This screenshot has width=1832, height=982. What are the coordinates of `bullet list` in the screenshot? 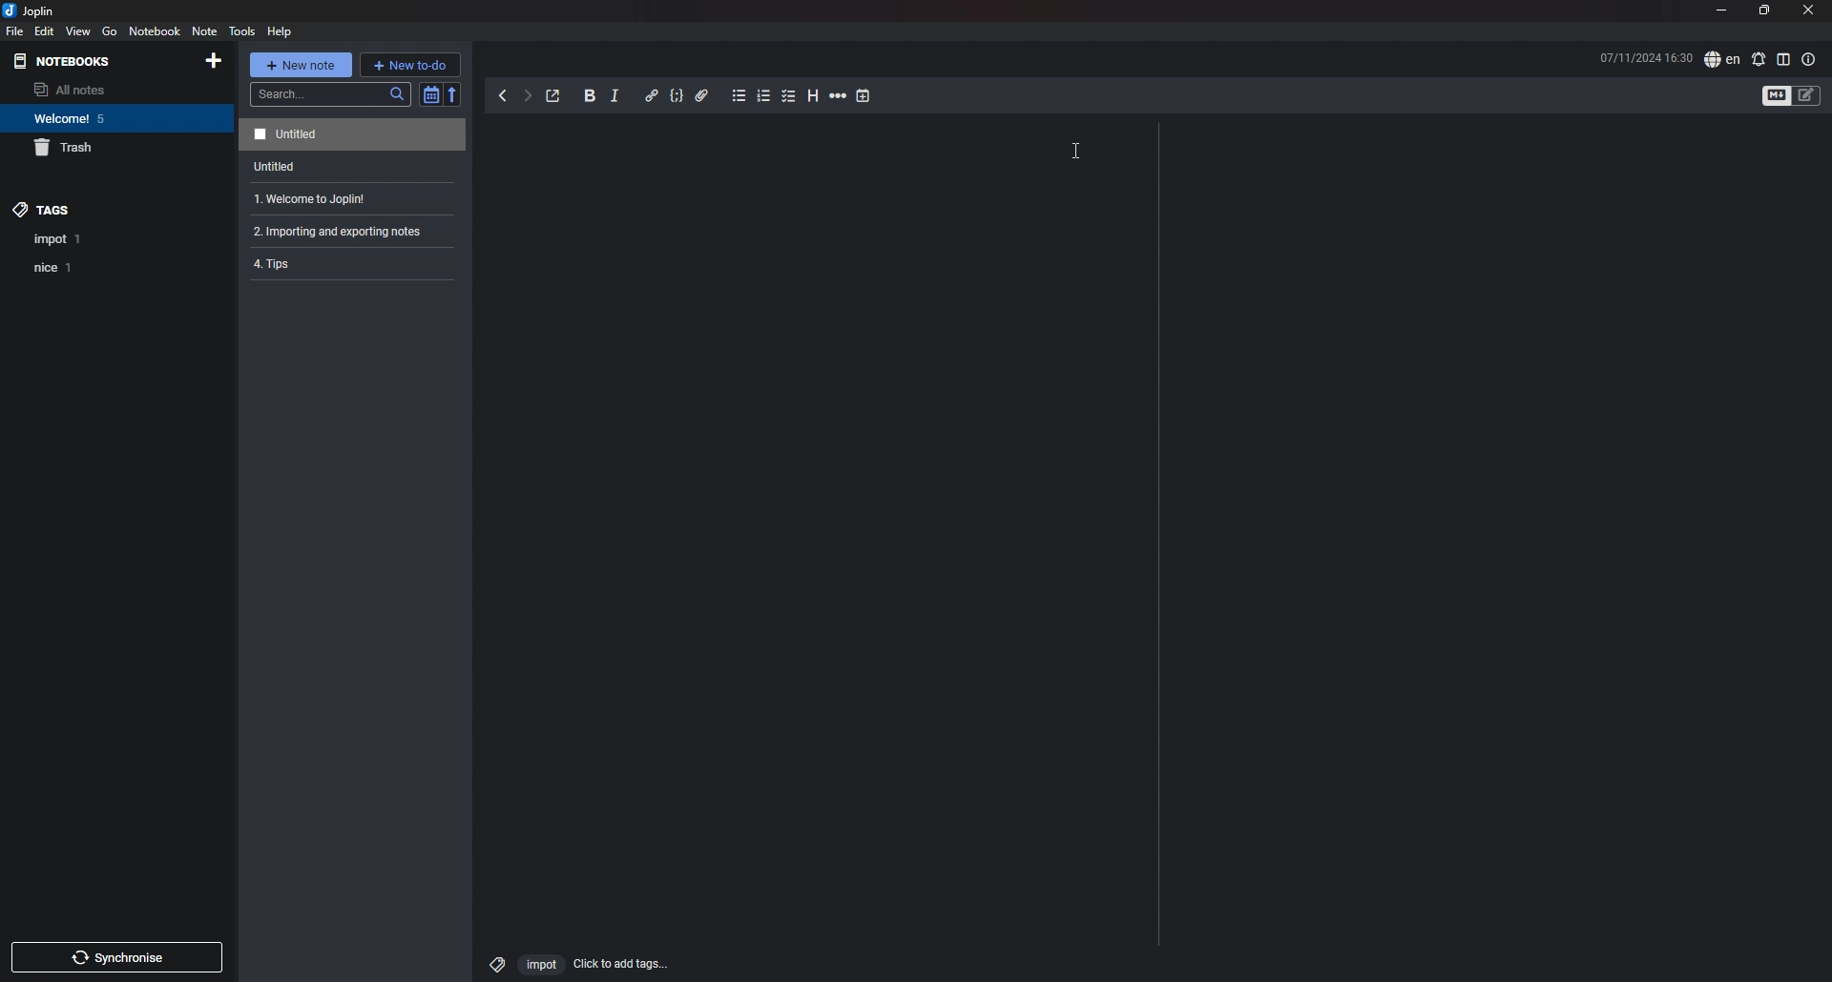 It's located at (739, 97).